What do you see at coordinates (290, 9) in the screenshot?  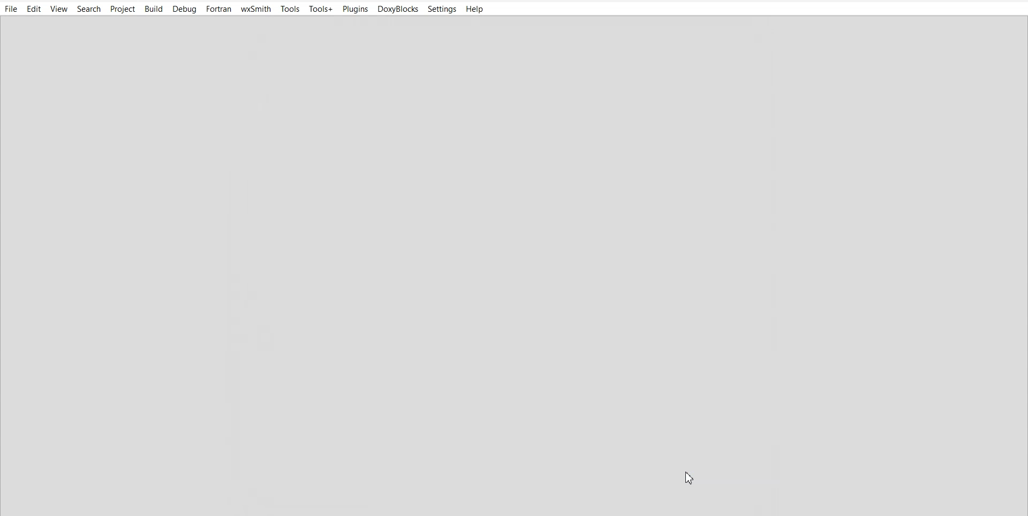 I see `Tools` at bounding box center [290, 9].